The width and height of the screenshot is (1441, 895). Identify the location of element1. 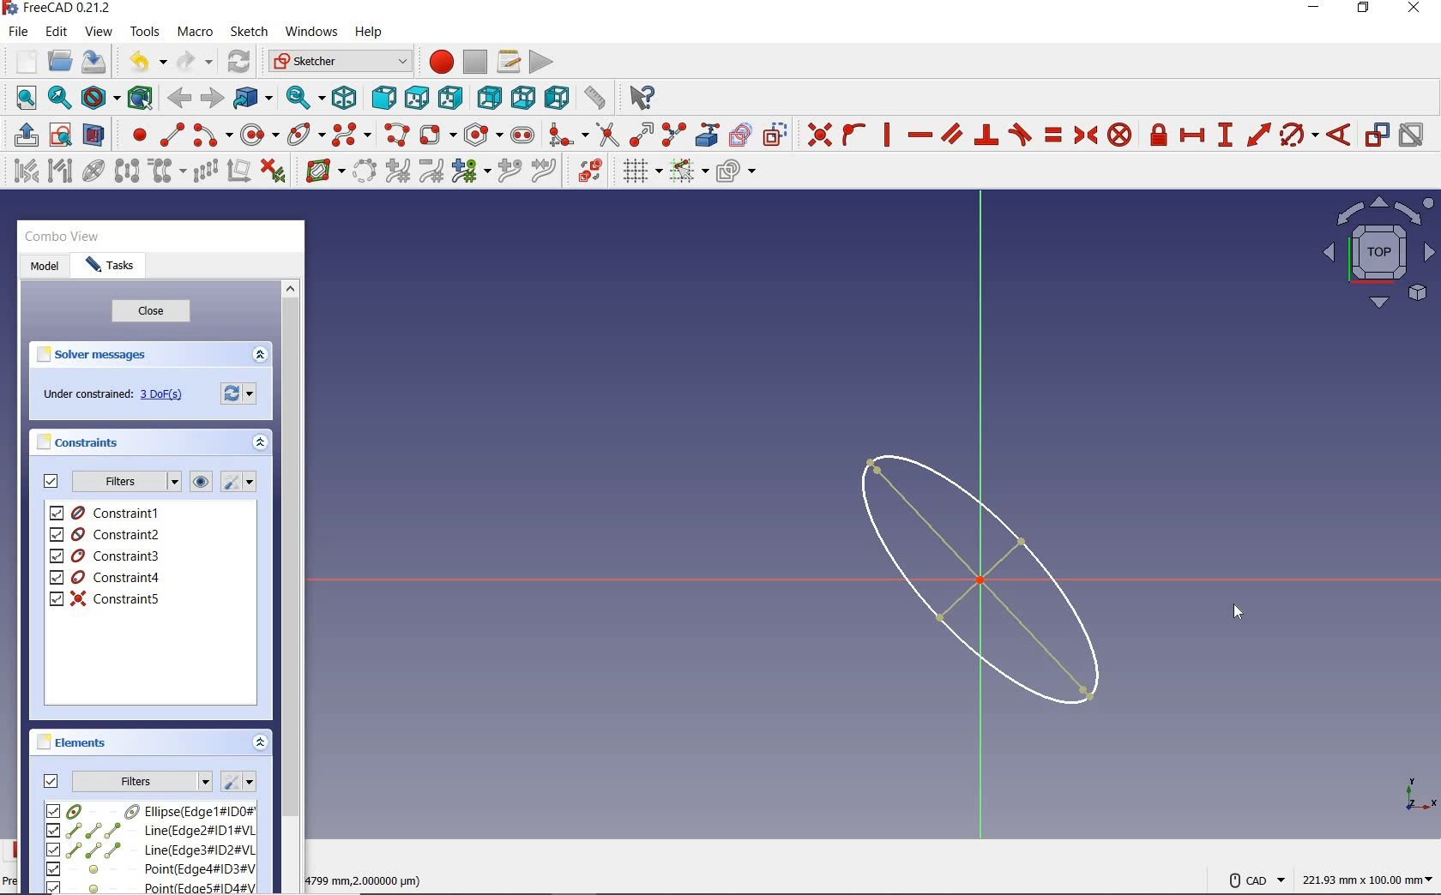
(148, 810).